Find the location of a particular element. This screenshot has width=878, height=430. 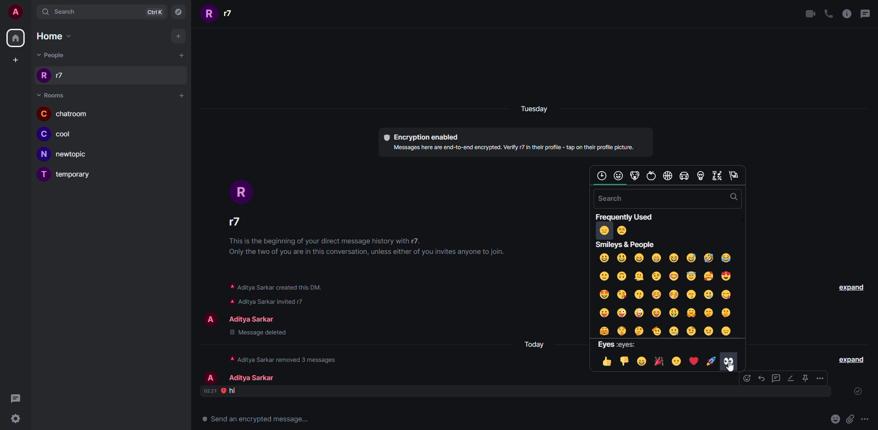

info is located at coordinates (274, 286).